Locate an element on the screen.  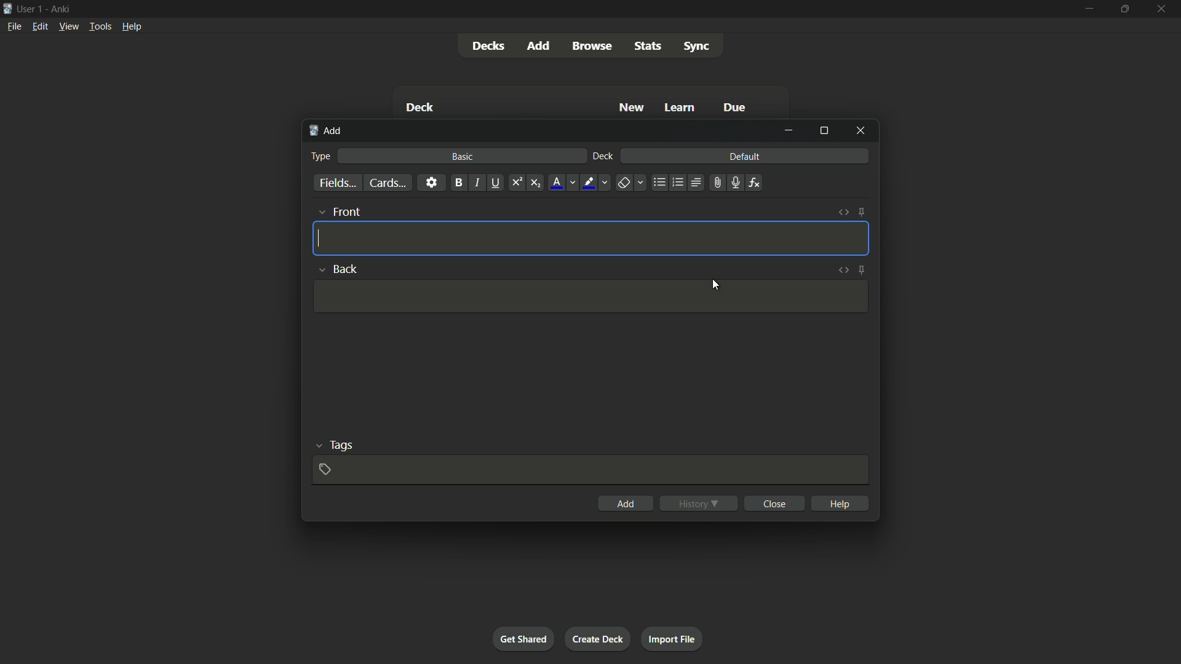
deck is located at coordinates (603, 156).